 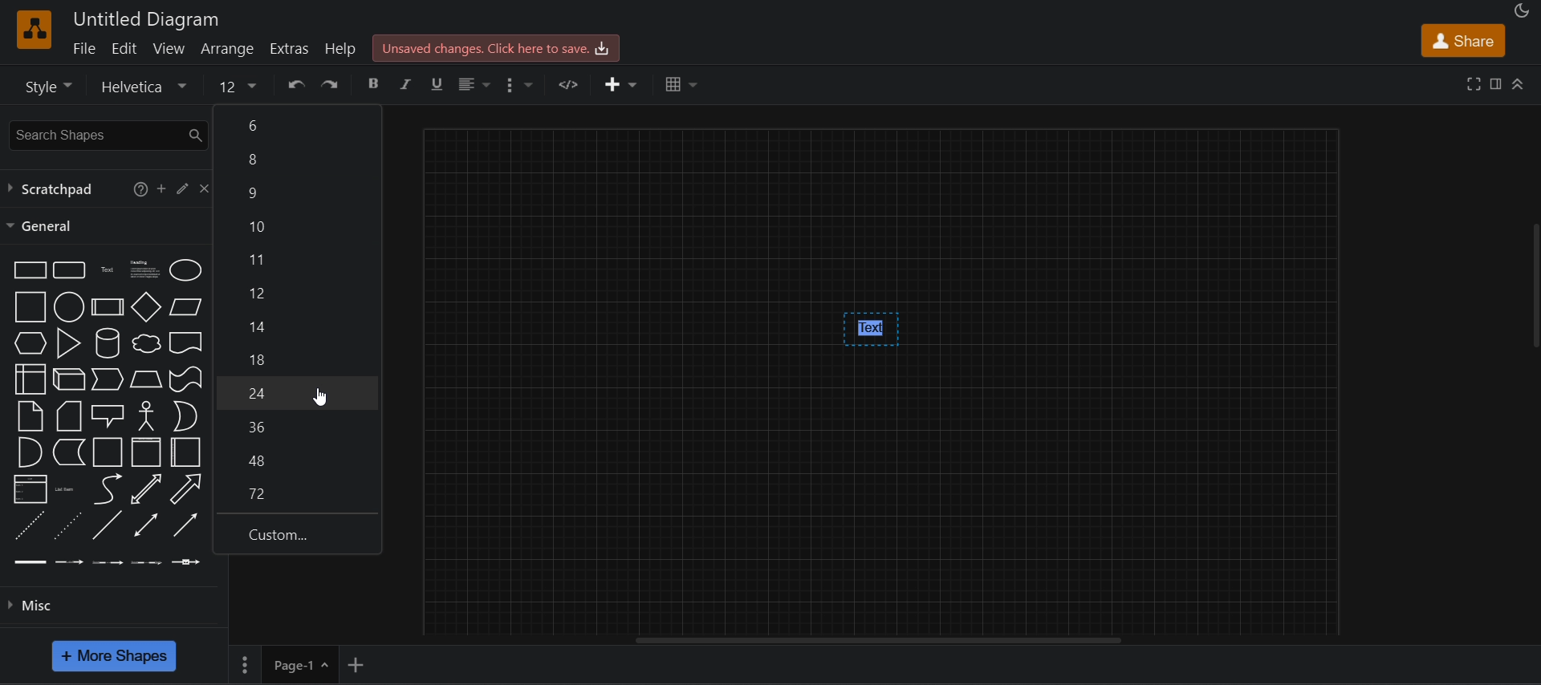 I want to click on Directional connector, so click(x=186, y=525).